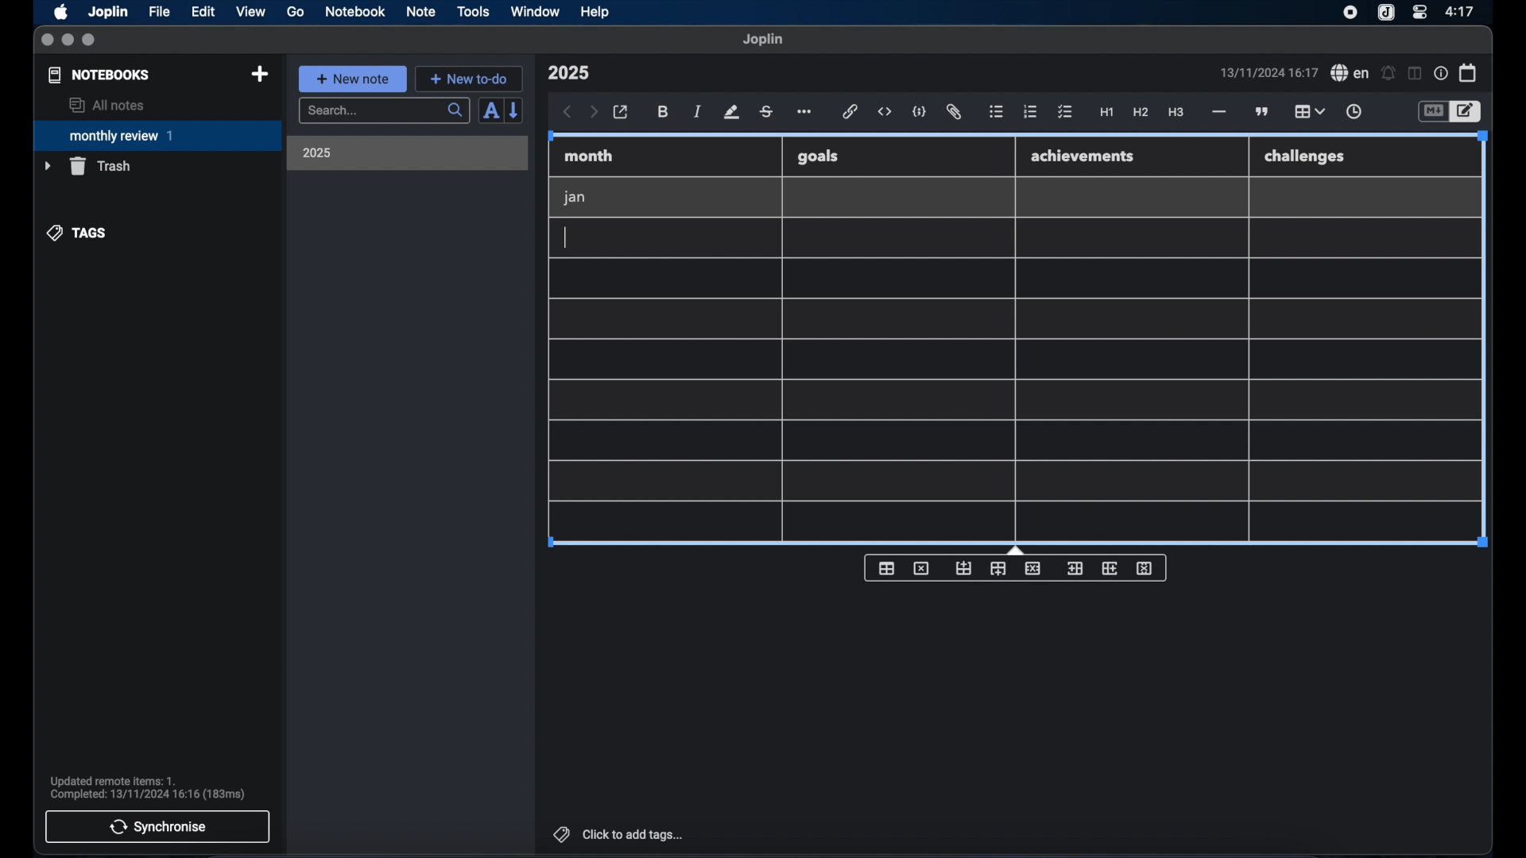  I want to click on insert row after, so click(998, 569).